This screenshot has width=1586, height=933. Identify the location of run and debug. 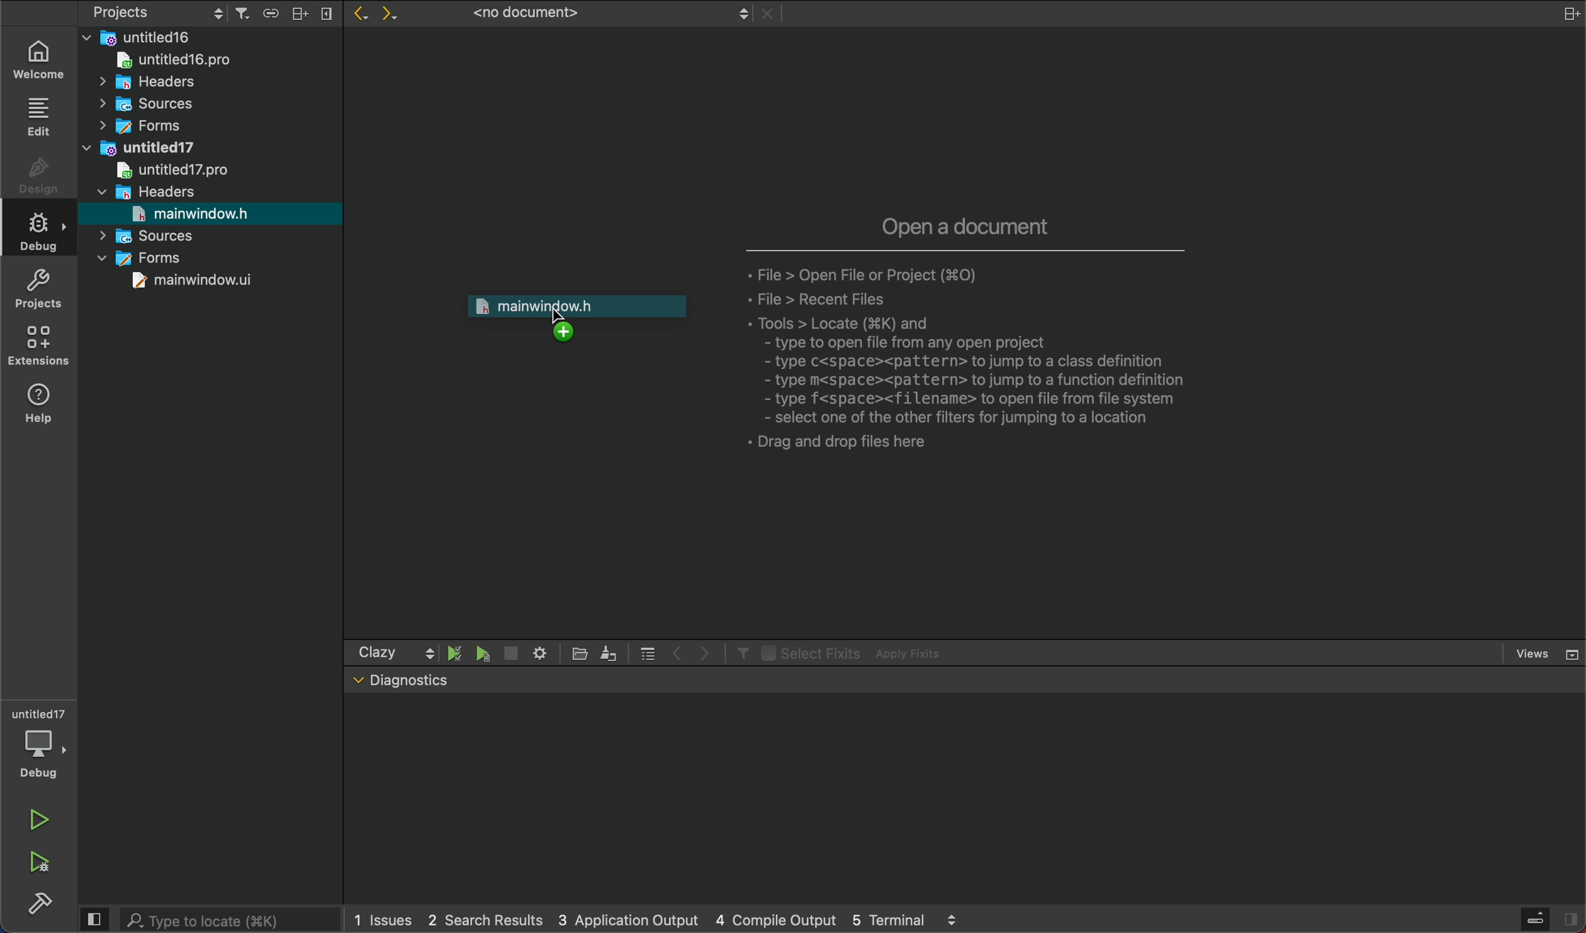
(44, 867).